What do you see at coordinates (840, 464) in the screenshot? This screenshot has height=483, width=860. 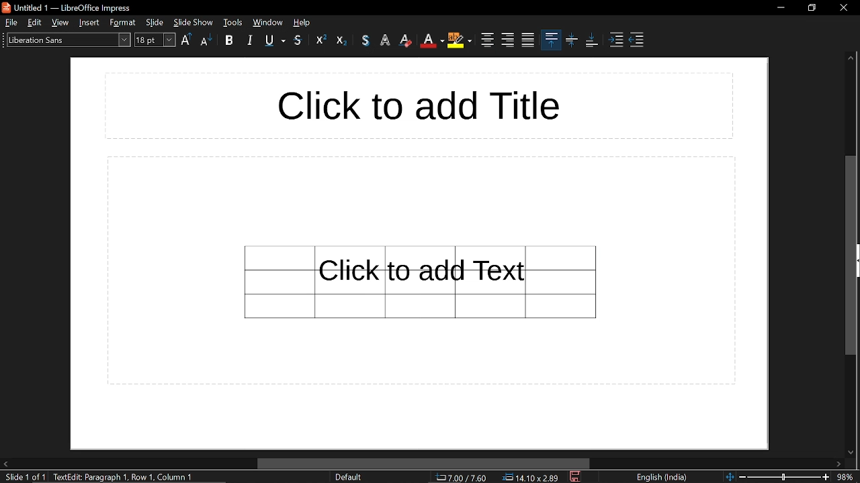 I see `move right` at bounding box center [840, 464].